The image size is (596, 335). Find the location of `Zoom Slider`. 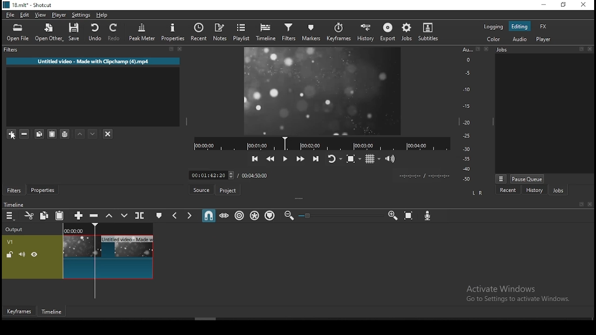

Zoom Slider is located at coordinates (341, 216).